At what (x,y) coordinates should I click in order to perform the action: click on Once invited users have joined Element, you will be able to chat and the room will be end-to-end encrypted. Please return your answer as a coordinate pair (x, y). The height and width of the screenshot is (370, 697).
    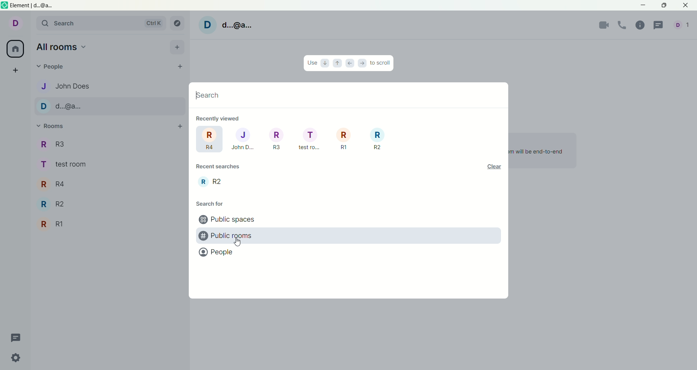
    Looking at the image, I should click on (536, 156).